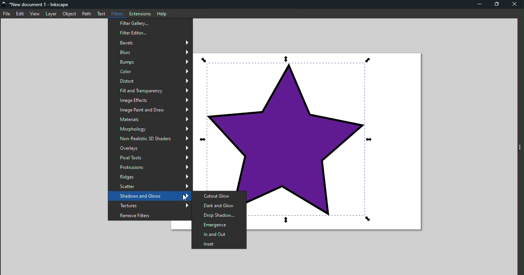 Image resolution: width=524 pixels, height=275 pixels. What do you see at coordinates (477, 4) in the screenshot?
I see `Minimize` at bounding box center [477, 4].